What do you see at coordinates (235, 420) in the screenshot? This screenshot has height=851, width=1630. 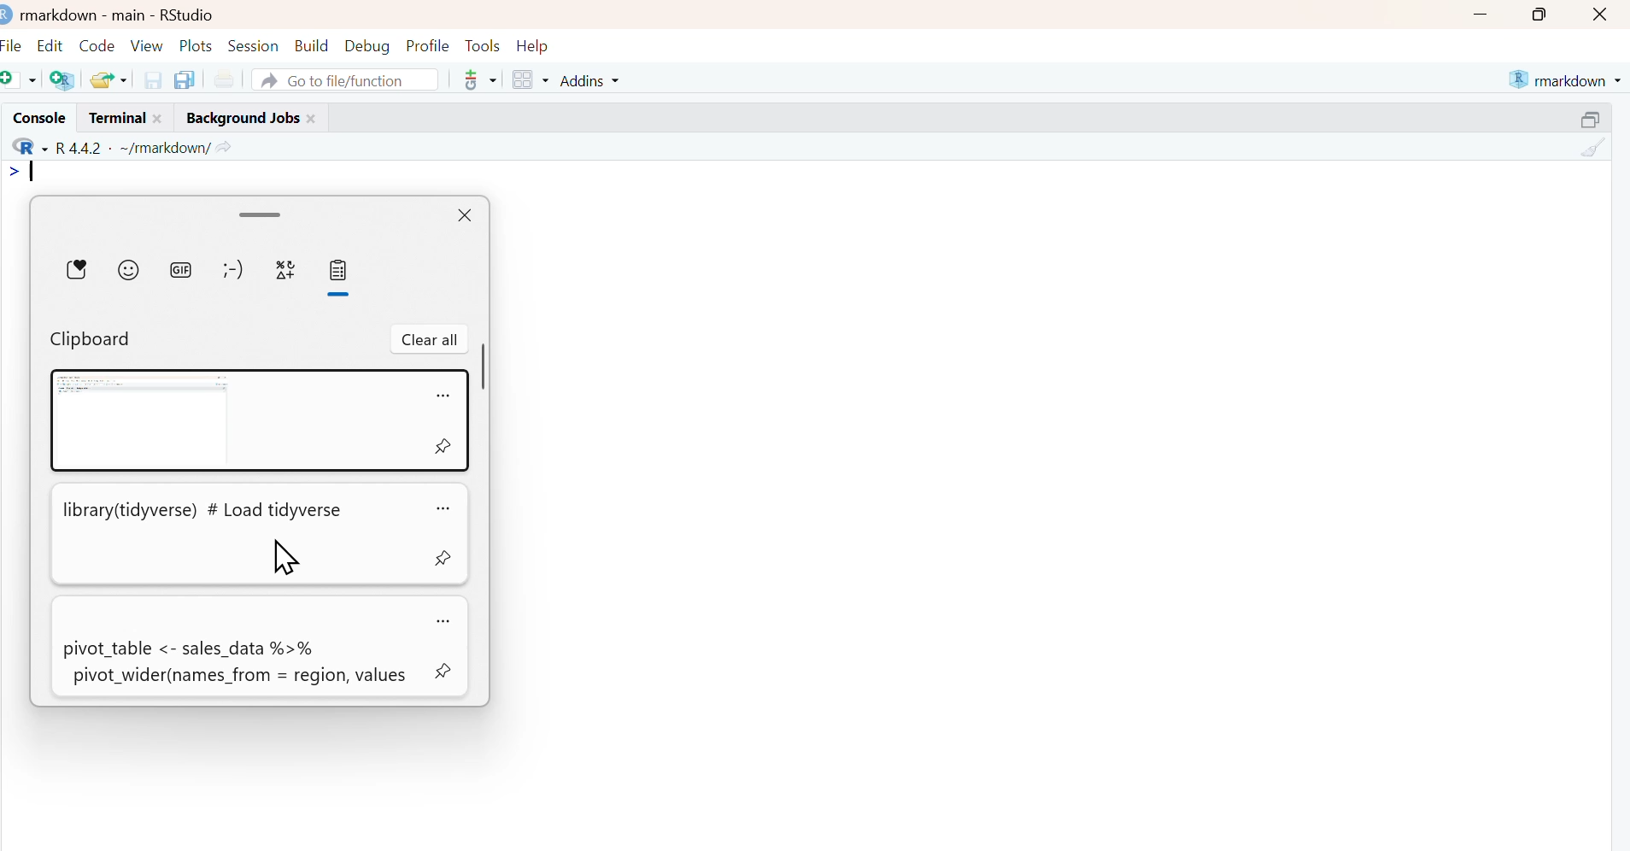 I see `clipboard entry #1` at bounding box center [235, 420].